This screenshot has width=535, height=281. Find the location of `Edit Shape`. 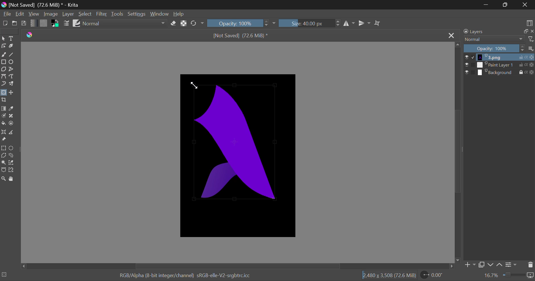

Edit Shape is located at coordinates (4, 46).